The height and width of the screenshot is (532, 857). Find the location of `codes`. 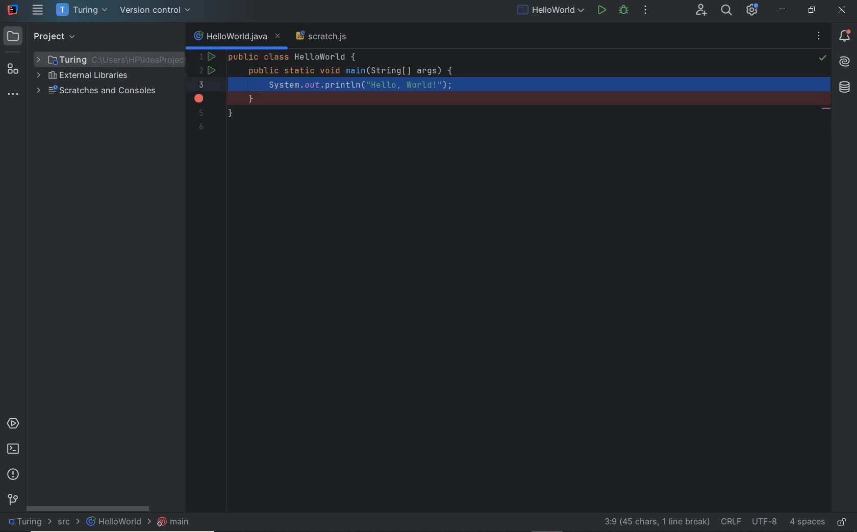

codes is located at coordinates (488, 62).